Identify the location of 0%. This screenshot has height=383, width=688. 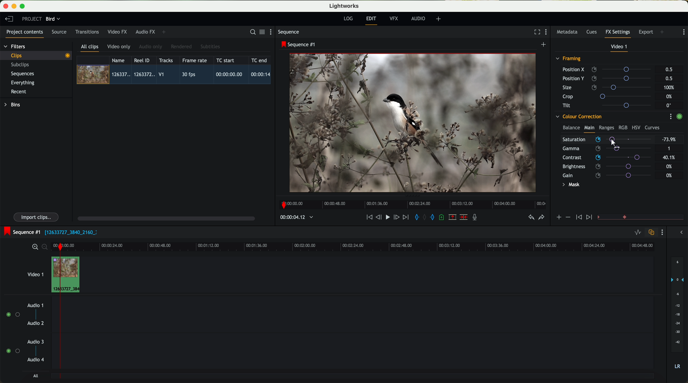
(670, 97).